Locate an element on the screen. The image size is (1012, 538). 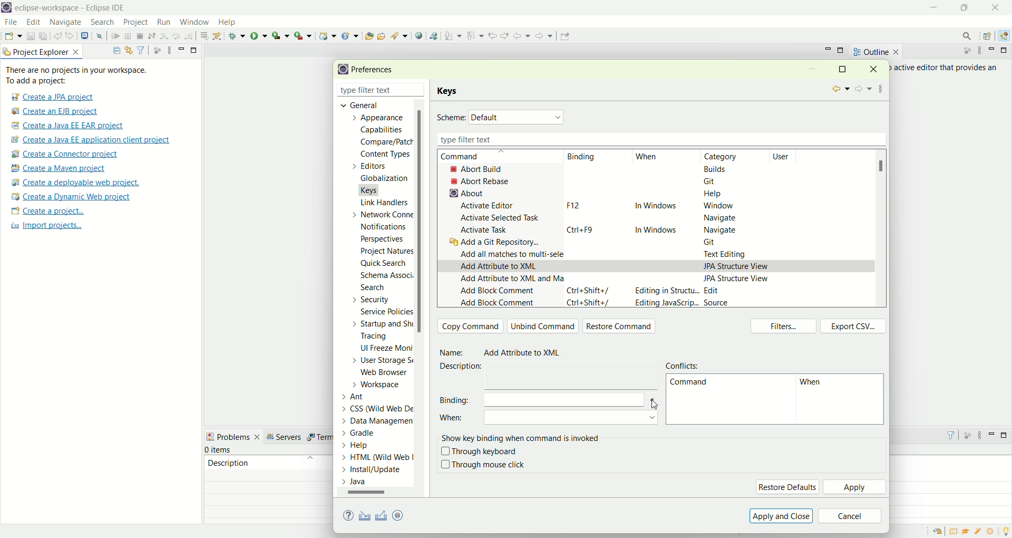
create a dynamic web project is located at coordinates (70, 197).